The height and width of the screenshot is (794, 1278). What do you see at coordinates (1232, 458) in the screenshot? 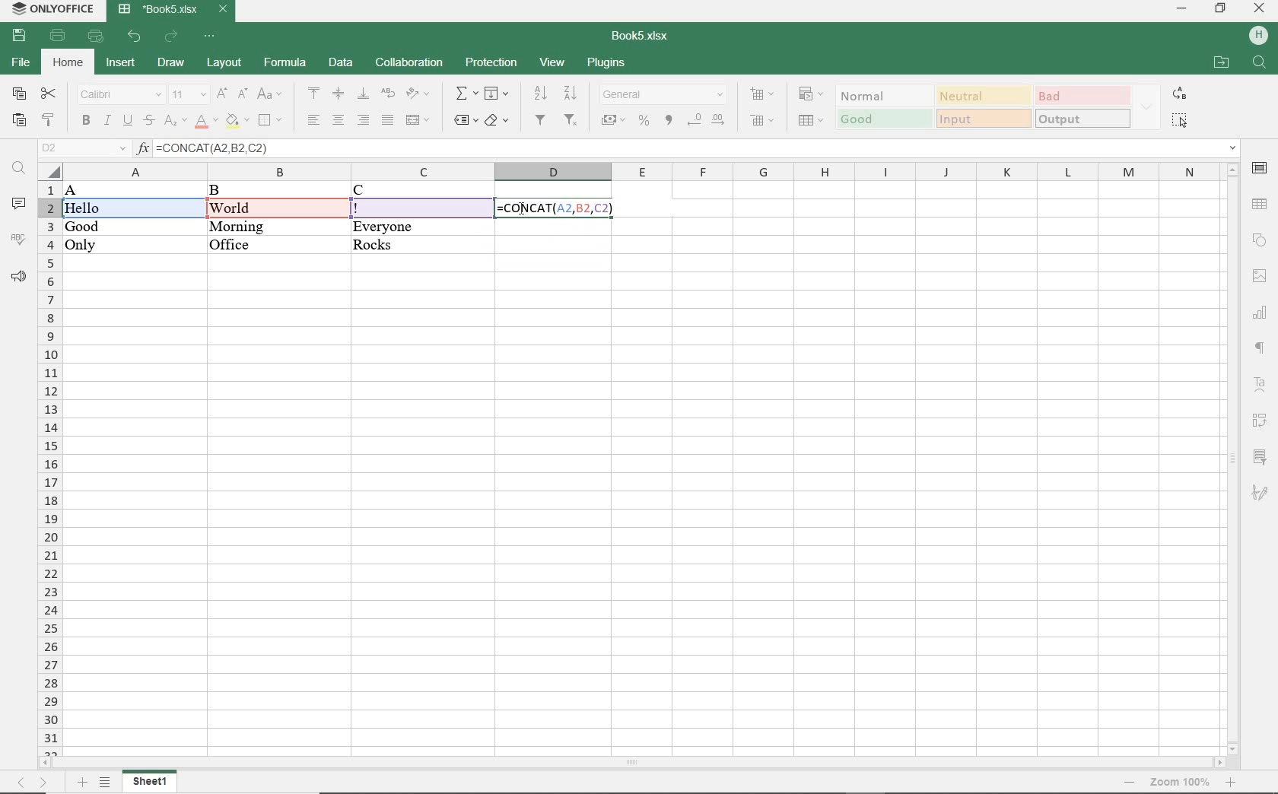
I see `SCROLLBAR` at bounding box center [1232, 458].